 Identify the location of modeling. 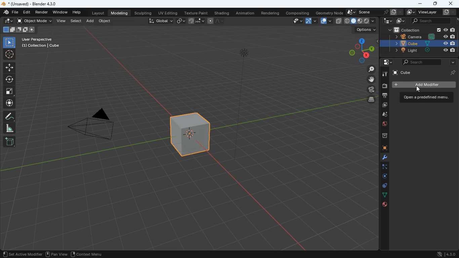
(120, 13).